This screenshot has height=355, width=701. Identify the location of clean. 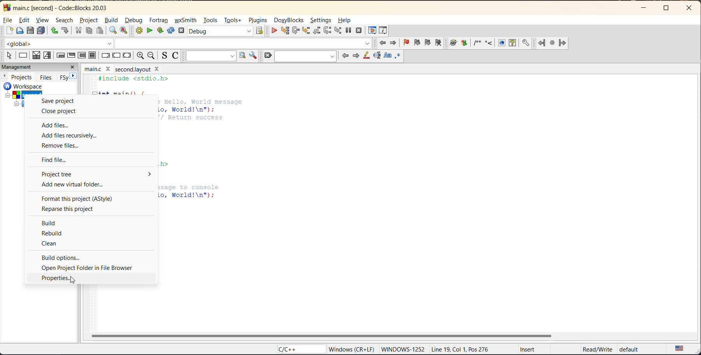
(52, 244).